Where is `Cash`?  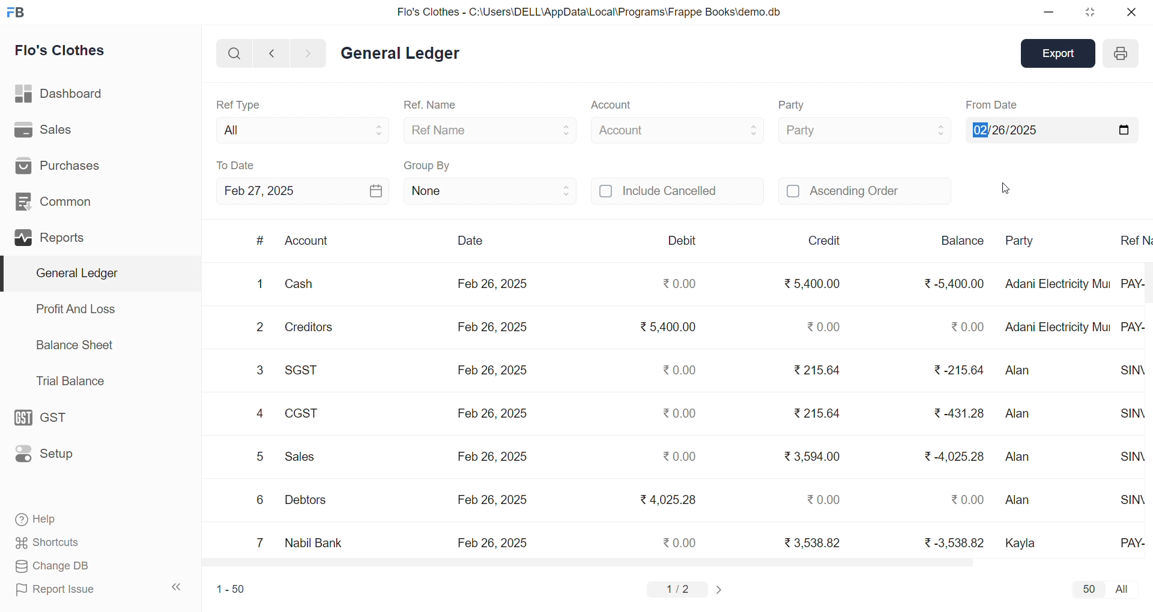 Cash is located at coordinates (307, 282).